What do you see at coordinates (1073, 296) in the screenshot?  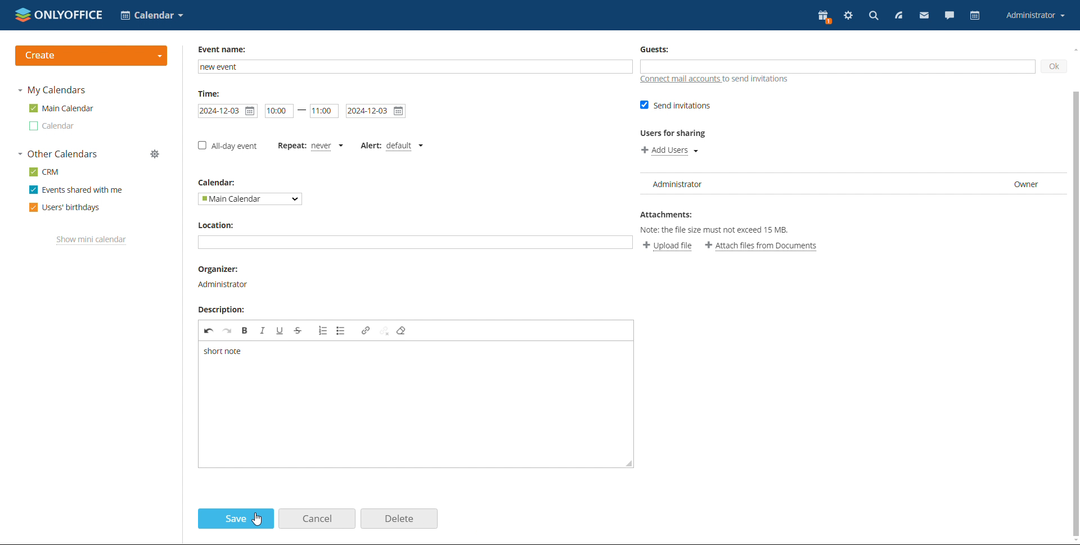 I see `scroll bar` at bounding box center [1073, 296].